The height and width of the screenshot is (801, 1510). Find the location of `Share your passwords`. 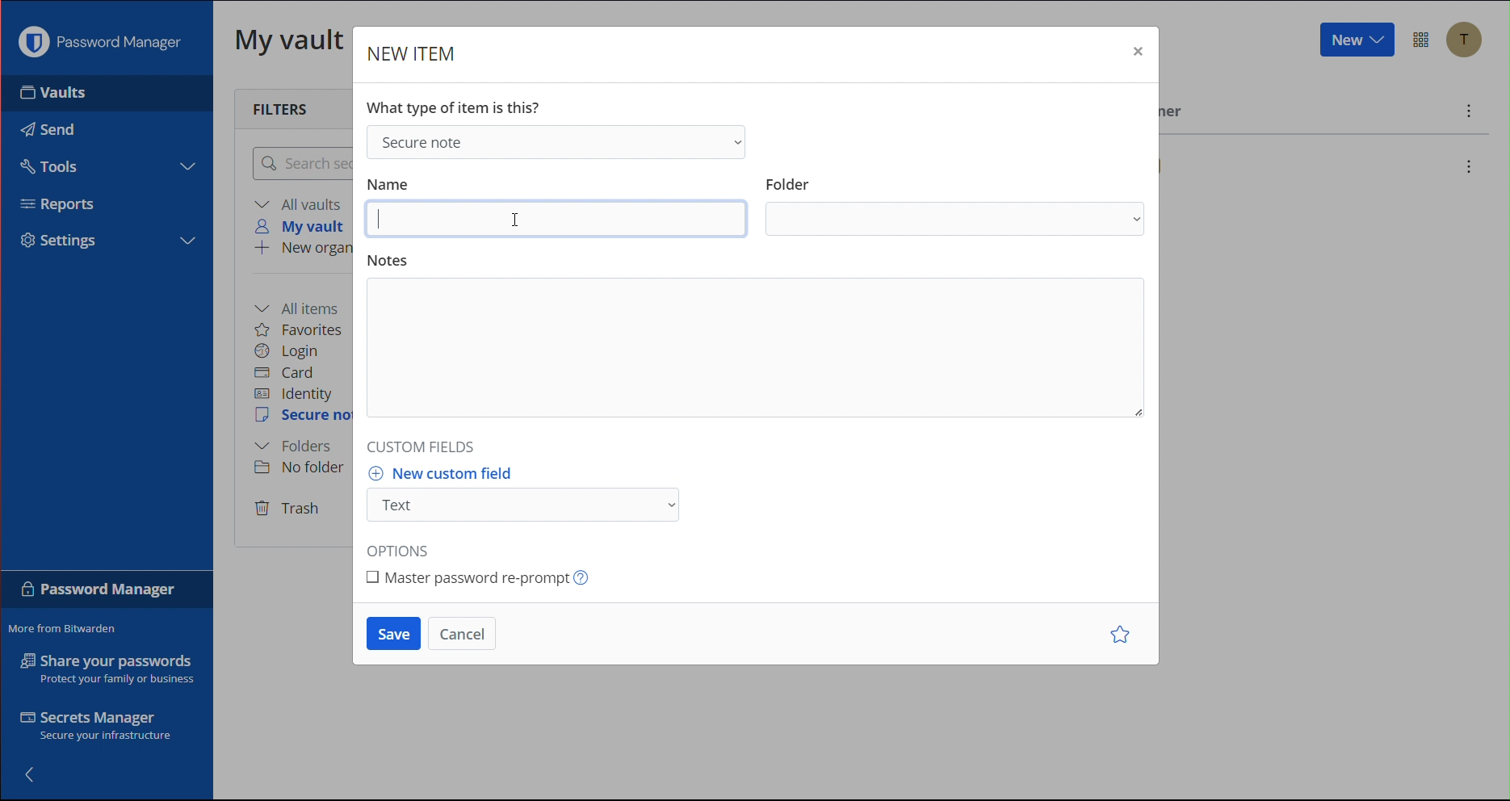

Share your passwords is located at coordinates (108, 669).